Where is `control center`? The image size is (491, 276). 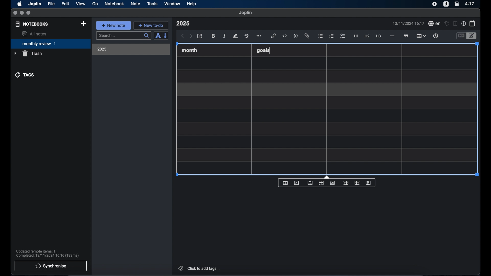 control center is located at coordinates (456, 4).